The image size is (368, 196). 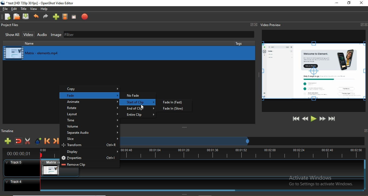 What do you see at coordinates (89, 165) in the screenshot?
I see `remove clip` at bounding box center [89, 165].